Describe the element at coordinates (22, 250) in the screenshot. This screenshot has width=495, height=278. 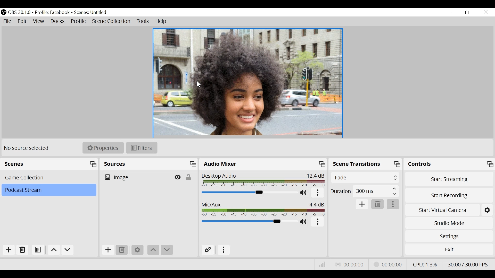
I see `Delete` at that location.